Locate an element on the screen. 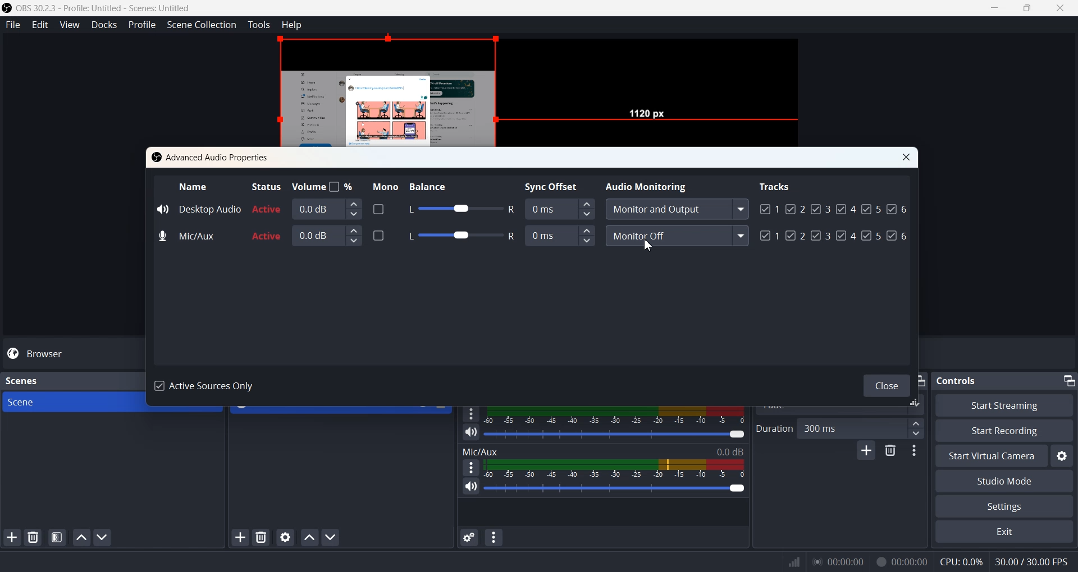  Tracks is located at coordinates (776, 186).